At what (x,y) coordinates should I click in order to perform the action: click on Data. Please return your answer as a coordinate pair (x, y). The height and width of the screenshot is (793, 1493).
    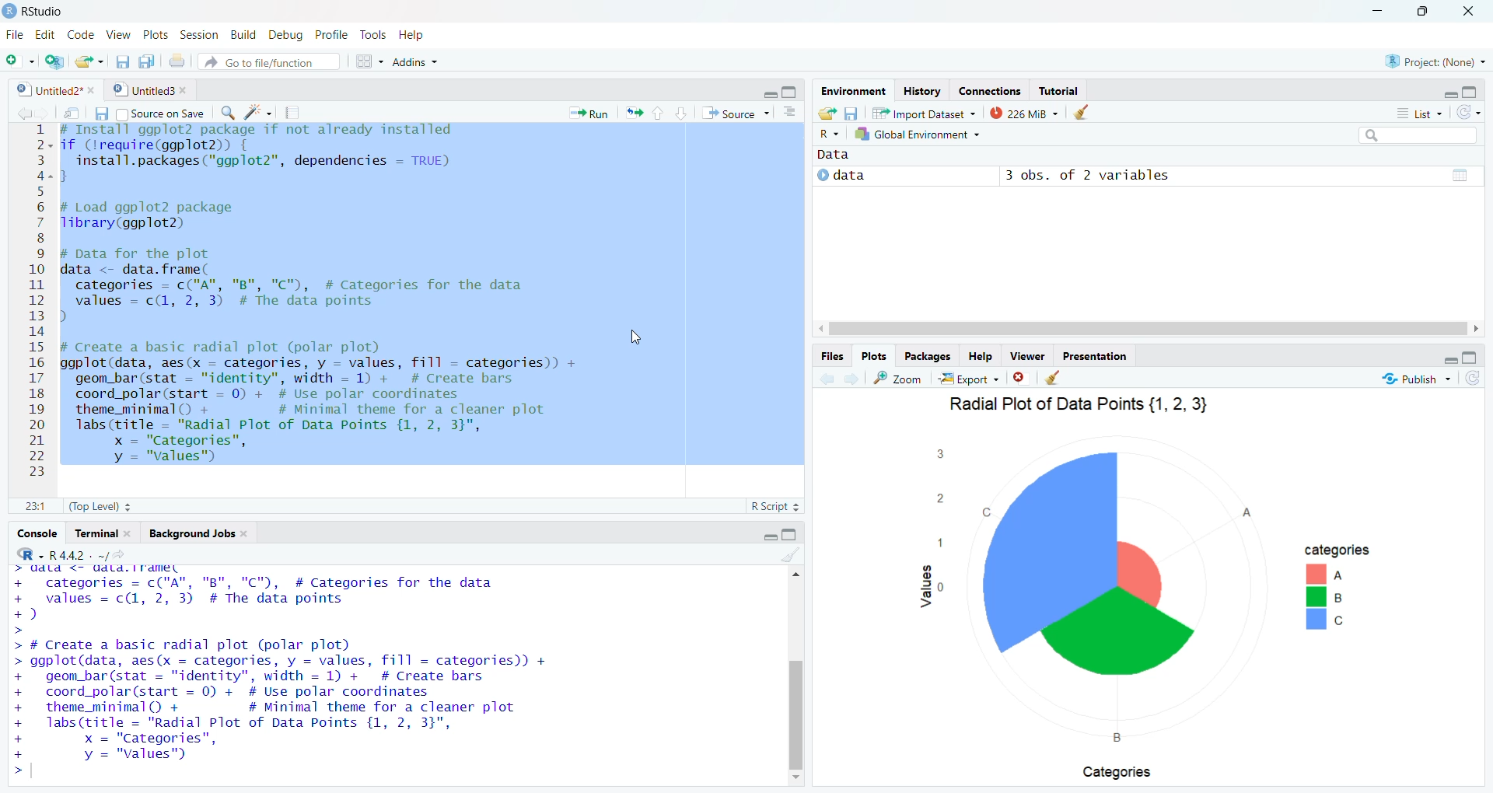
    Looking at the image, I should click on (838, 155).